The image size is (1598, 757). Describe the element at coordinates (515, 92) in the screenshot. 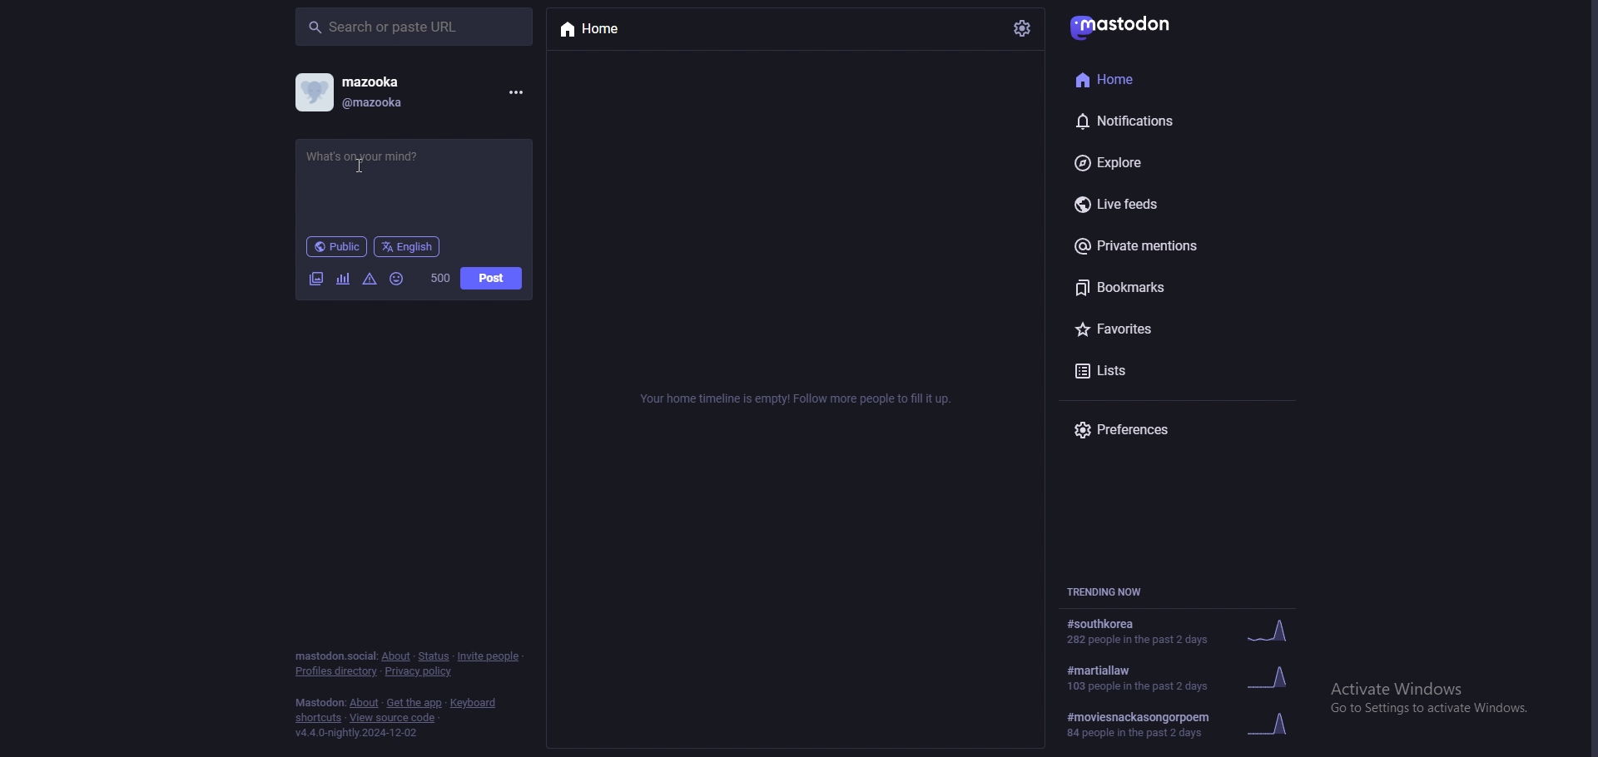

I see `menu` at that location.